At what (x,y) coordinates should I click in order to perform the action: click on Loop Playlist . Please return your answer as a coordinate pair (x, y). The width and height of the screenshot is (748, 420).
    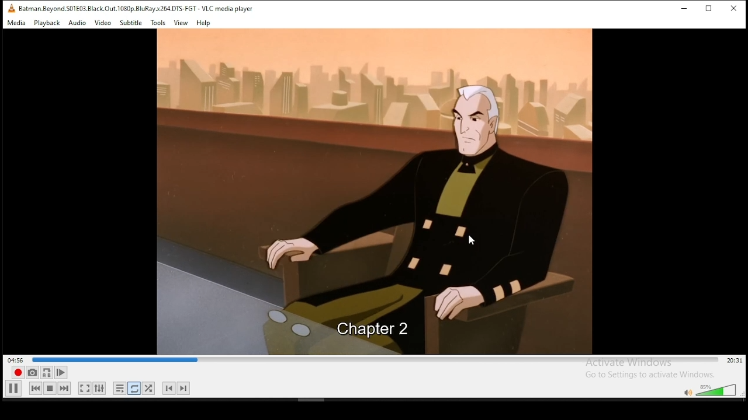
    Looking at the image, I should click on (120, 390).